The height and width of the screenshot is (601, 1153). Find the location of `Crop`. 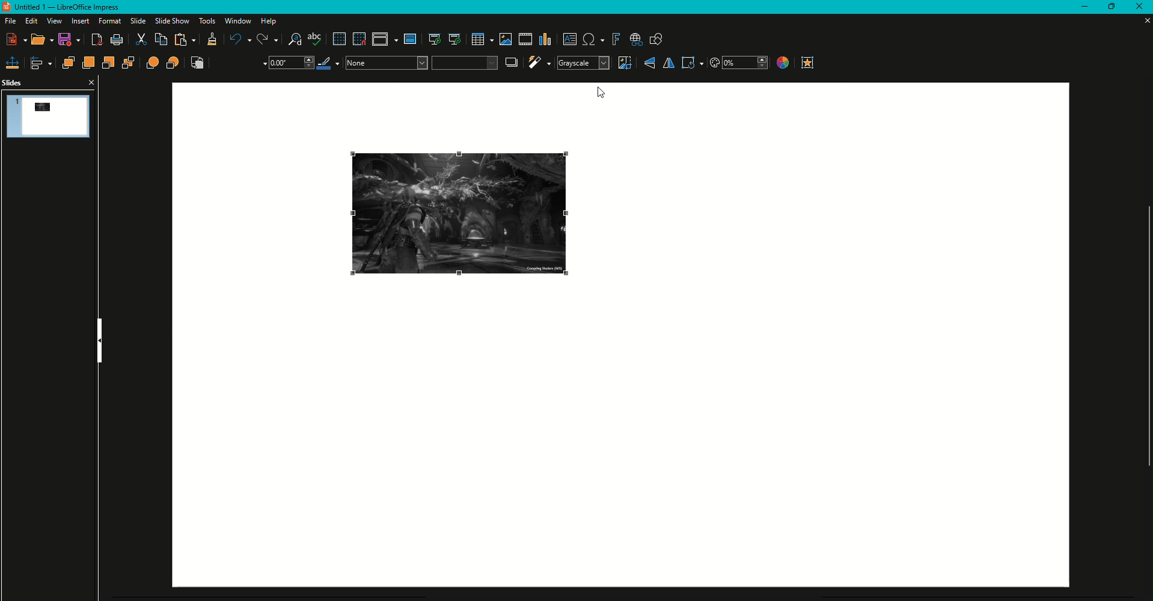

Crop is located at coordinates (624, 63).